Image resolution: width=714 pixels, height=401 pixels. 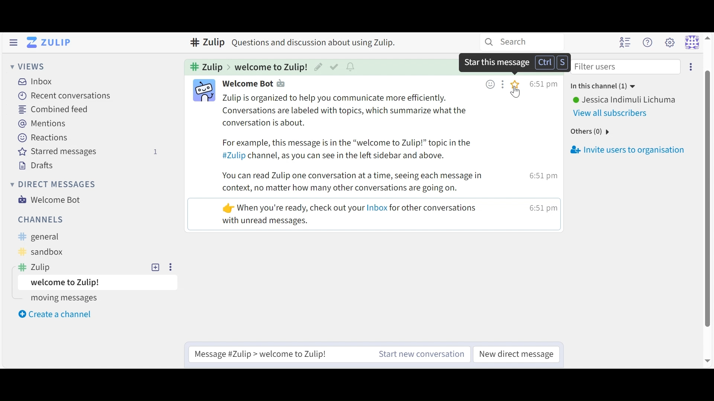 What do you see at coordinates (33, 164) in the screenshot?
I see `Drafts` at bounding box center [33, 164].